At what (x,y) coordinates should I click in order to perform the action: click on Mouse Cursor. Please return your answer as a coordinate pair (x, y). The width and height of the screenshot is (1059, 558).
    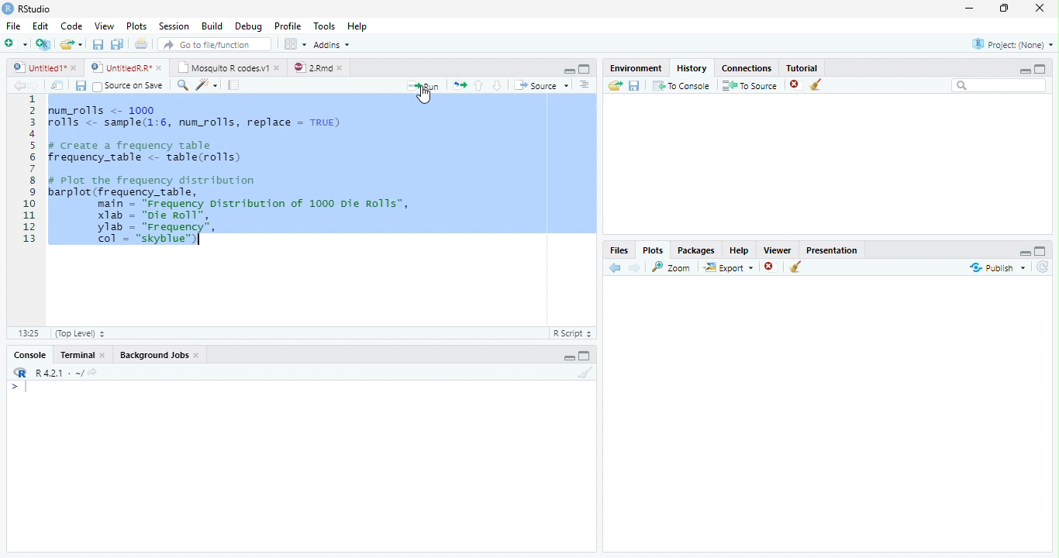
    Looking at the image, I should click on (423, 95).